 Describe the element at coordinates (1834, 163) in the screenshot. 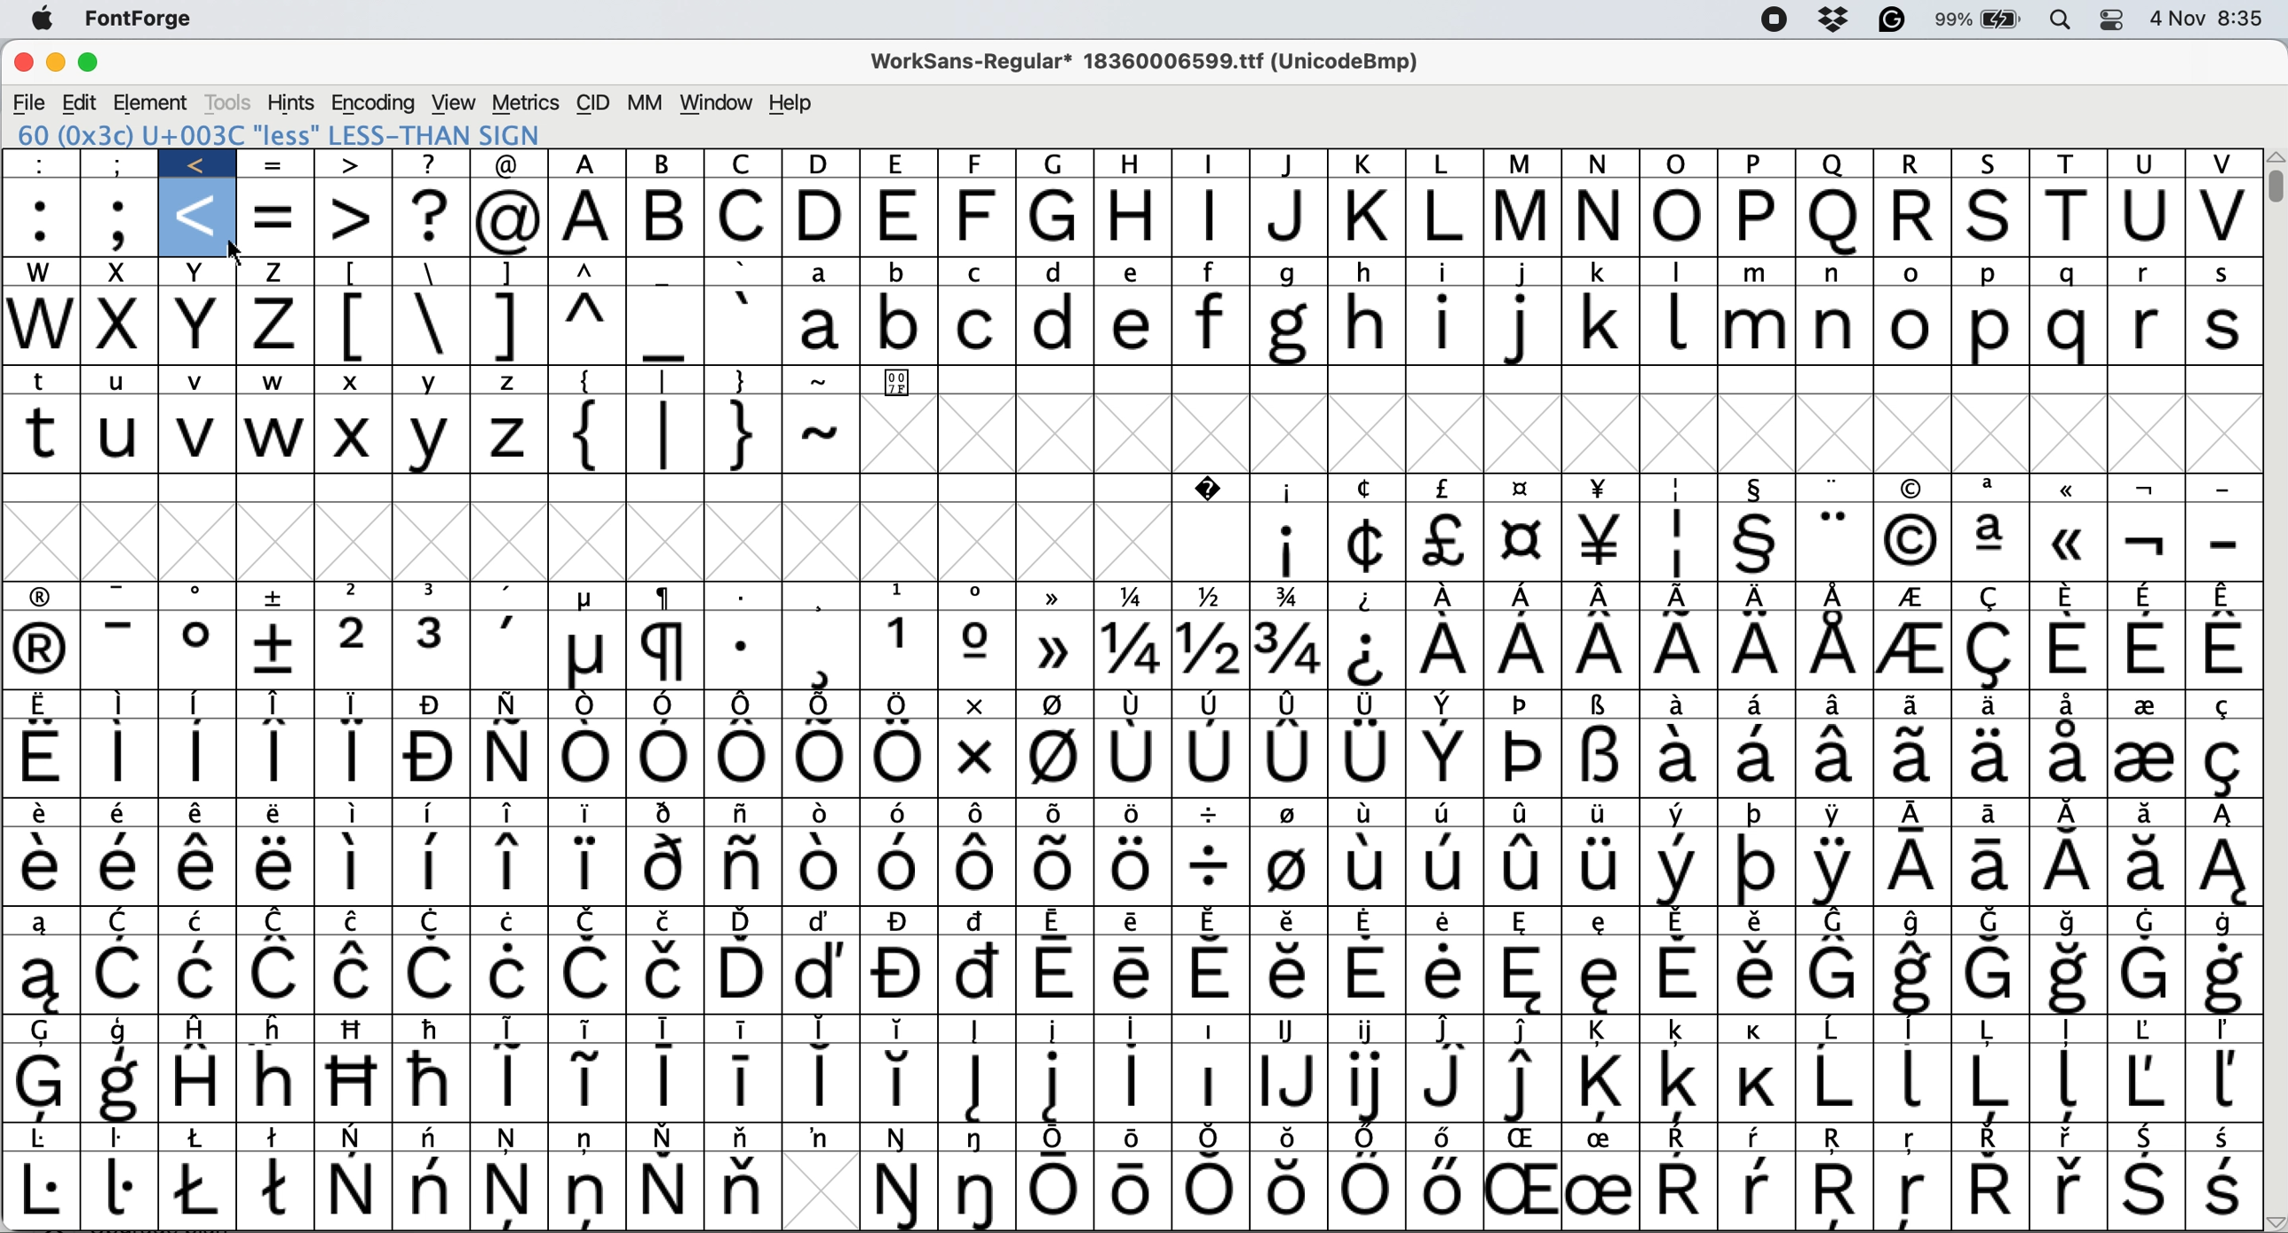

I see `q` at that location.